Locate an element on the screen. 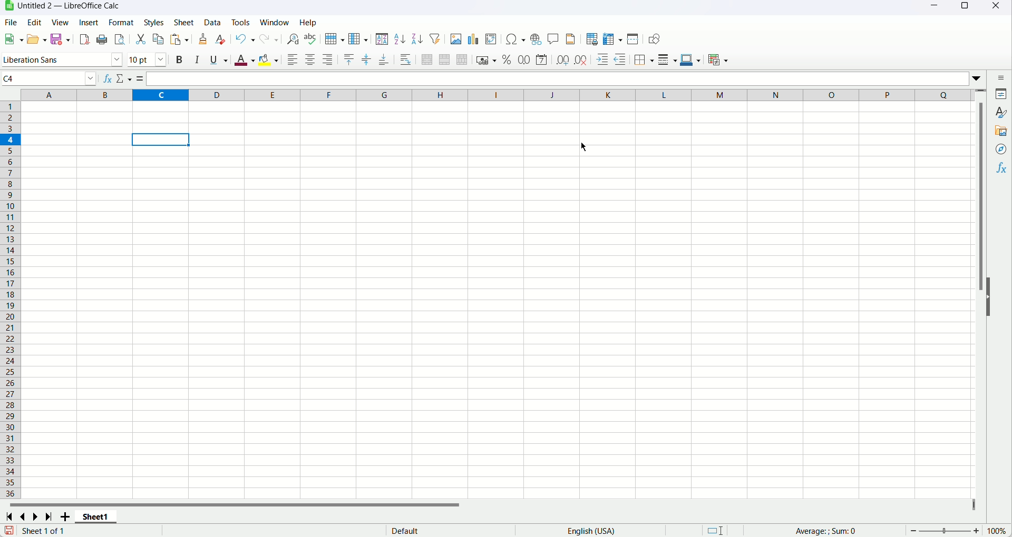 The width and height of the screenshot is (1012, 537). conditional is located at coordinates (719, 59).